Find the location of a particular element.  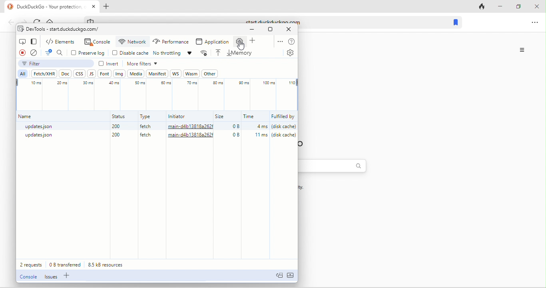

memory is located at coordinates (245, 53).